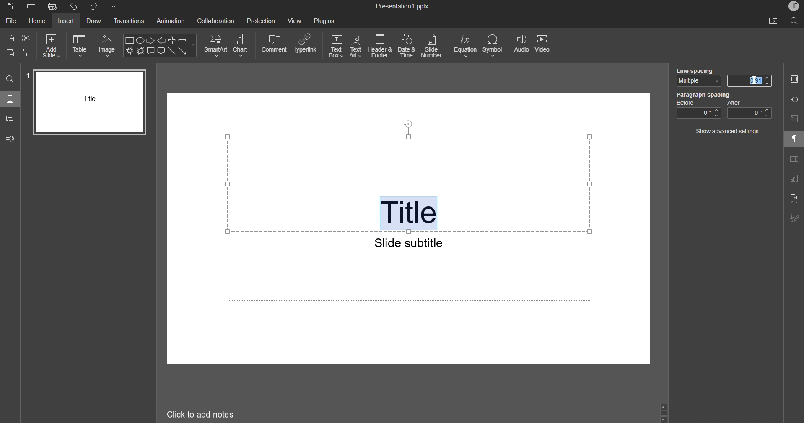 The height and width of the screenshot is (423, 804). I want to click on Text Art, so click(794, 198).